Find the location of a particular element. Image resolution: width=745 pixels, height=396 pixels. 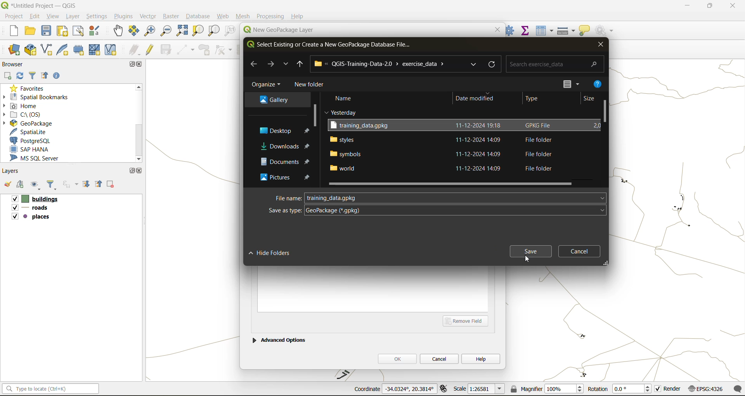

magnifier(100%) is located at coordinates (545, 389).